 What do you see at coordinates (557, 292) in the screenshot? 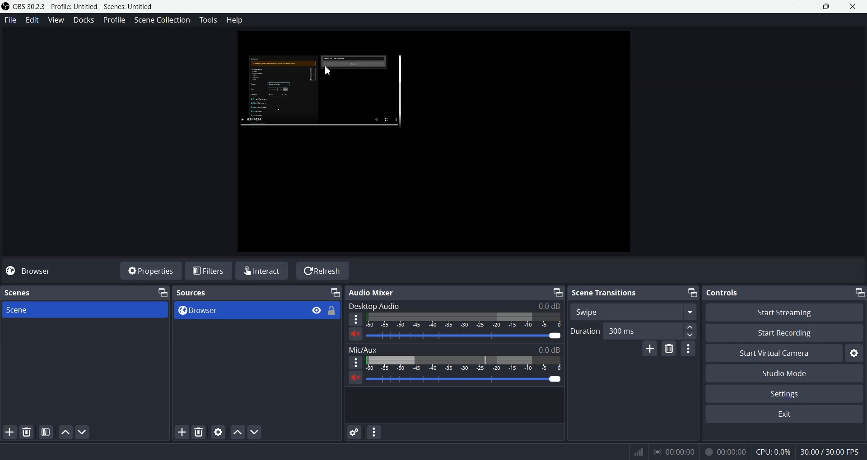
I see `Minimize` at bounding box center [557, 292].